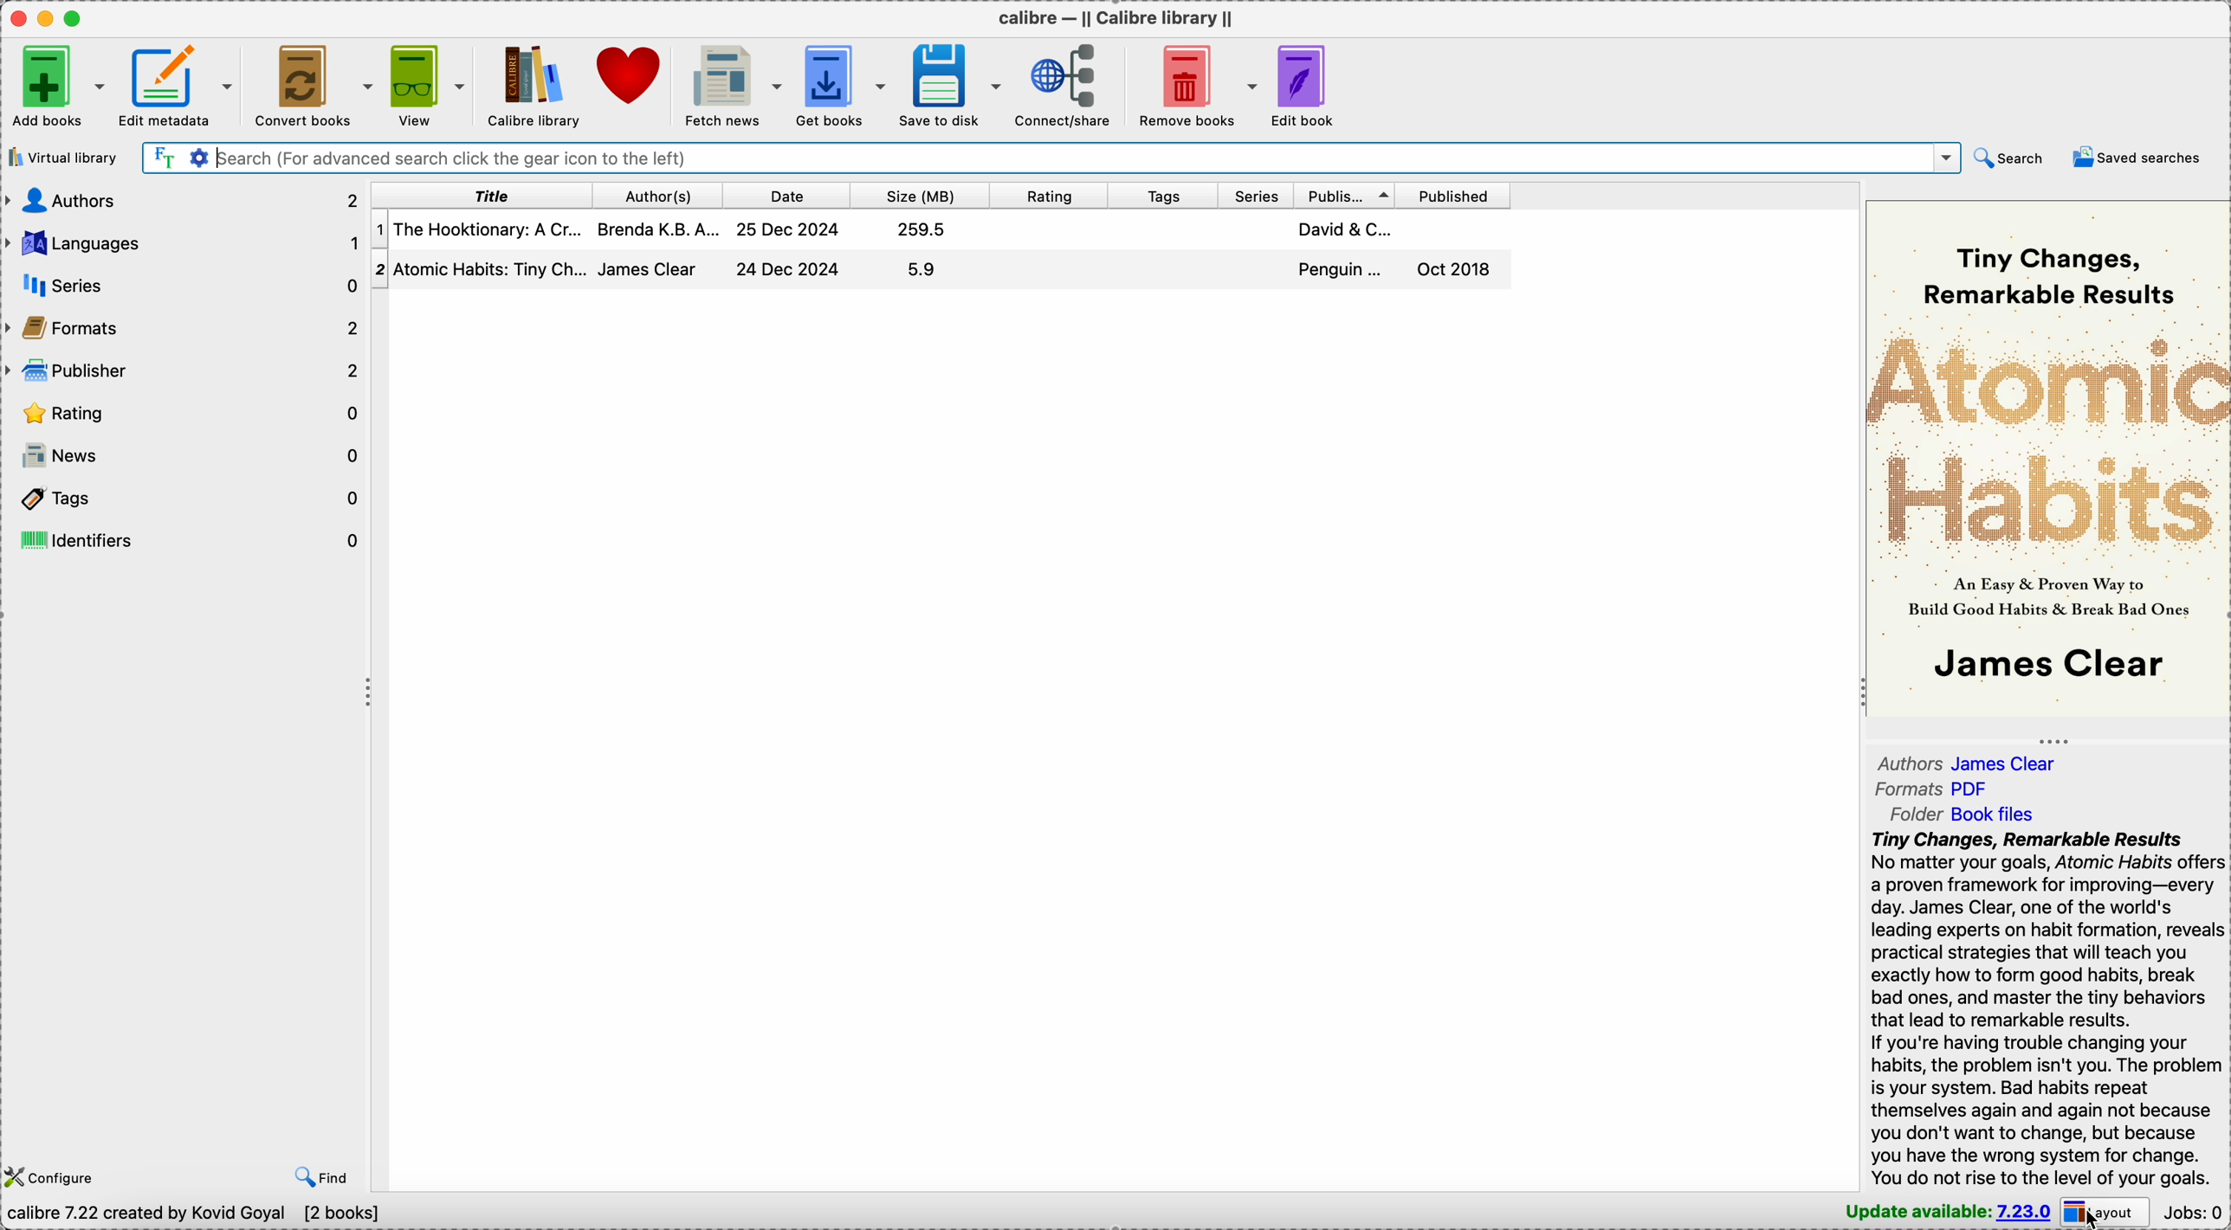 This screenshot has height=1230, width=2231. What do you see at coordinates (1308, 84) in the screenshot?
I see `edit book` at bounding box center [1308, 84].